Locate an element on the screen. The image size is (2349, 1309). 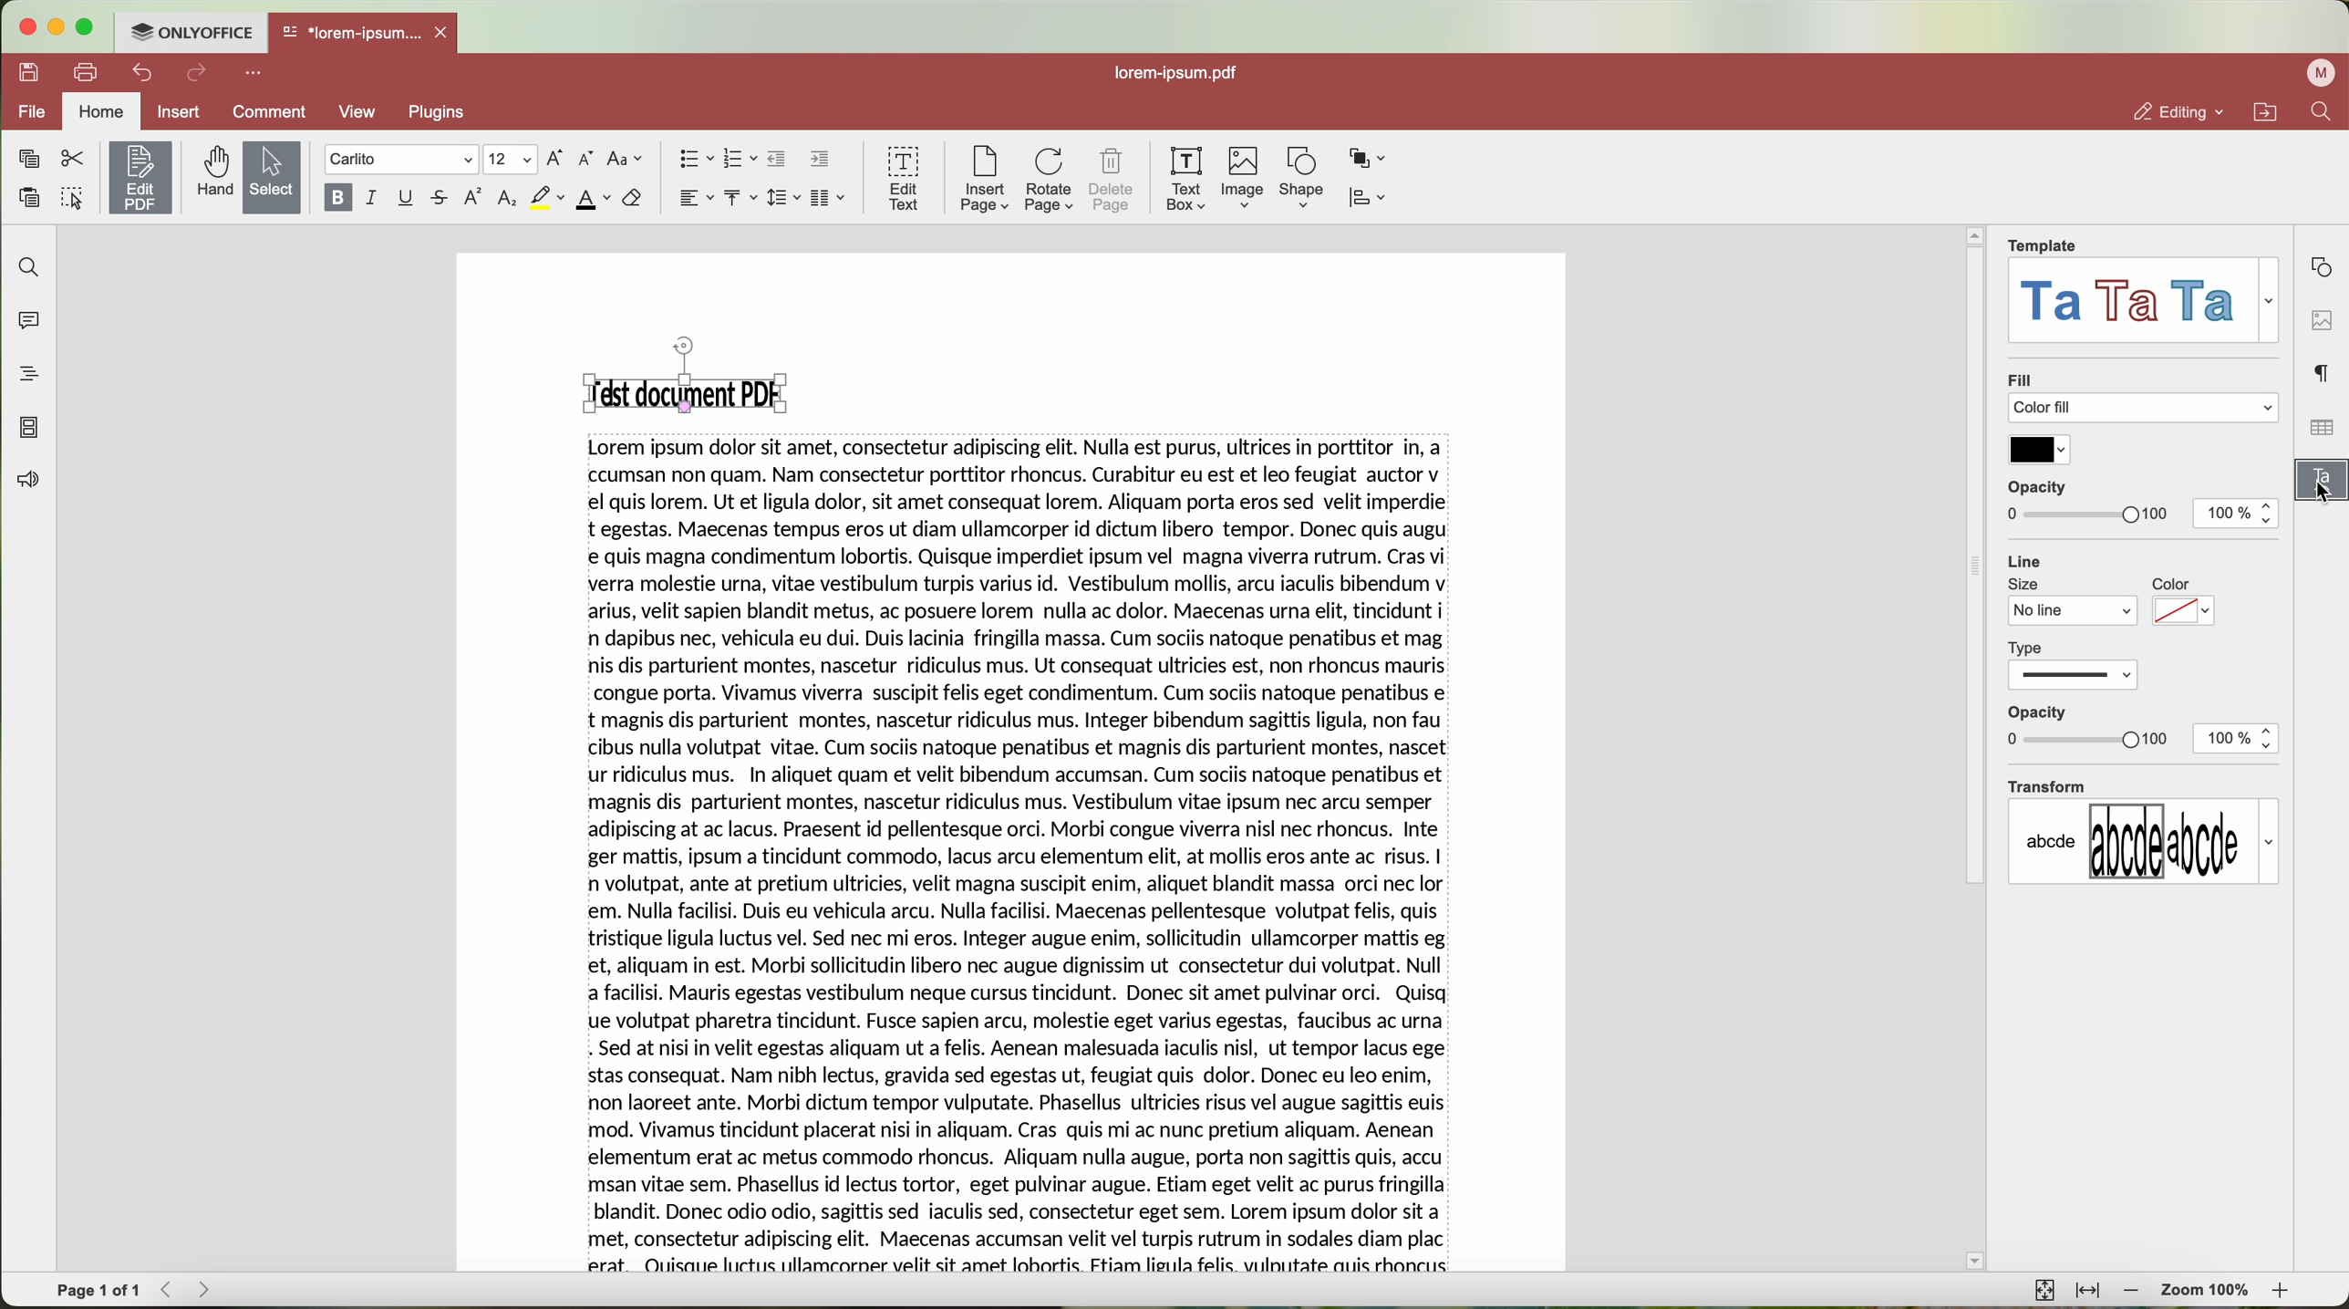
Forward is located at coordinates (210, 1290).